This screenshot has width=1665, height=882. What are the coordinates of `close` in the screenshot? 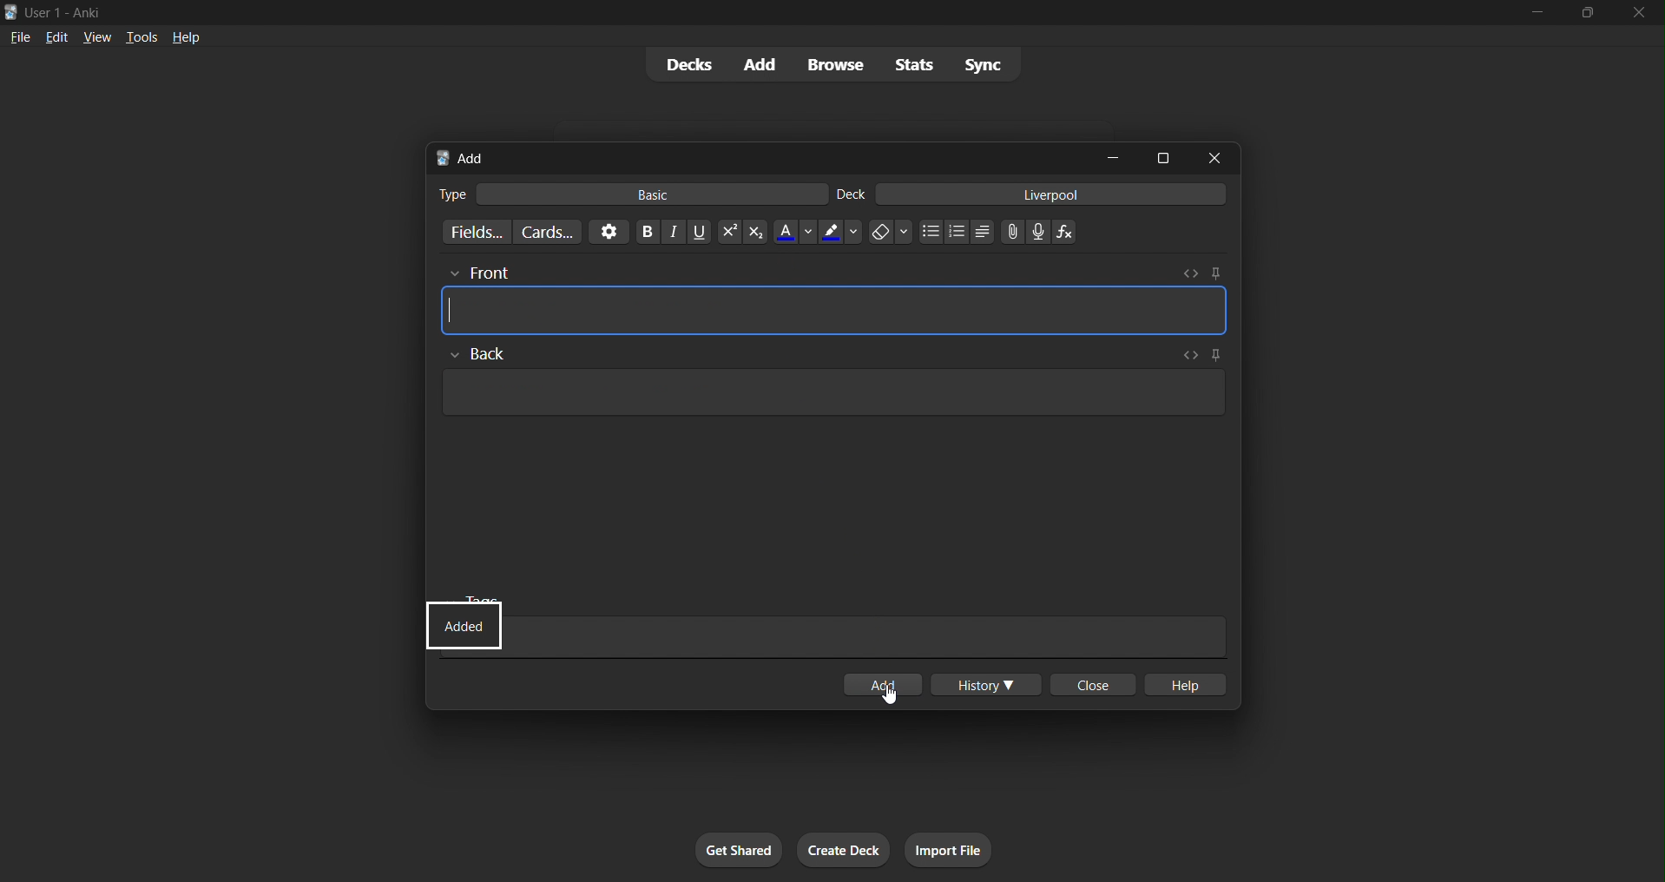 It's located at (1209, 156).